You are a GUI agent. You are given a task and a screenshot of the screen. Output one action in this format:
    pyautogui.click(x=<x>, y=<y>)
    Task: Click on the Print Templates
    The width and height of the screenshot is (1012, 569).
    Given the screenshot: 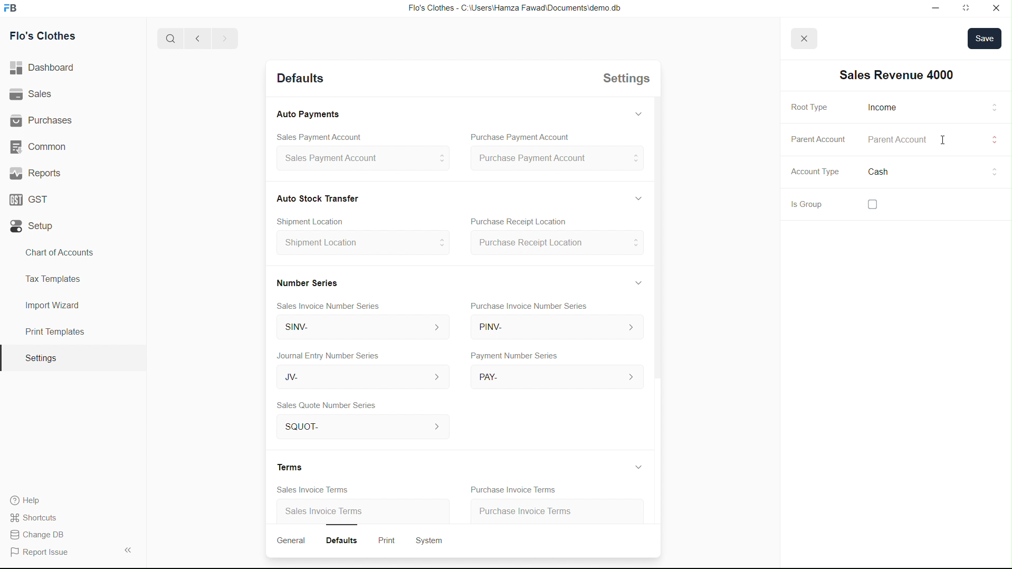 What is the action you would take?
    pyautogui.click(x=53, y=331)
    